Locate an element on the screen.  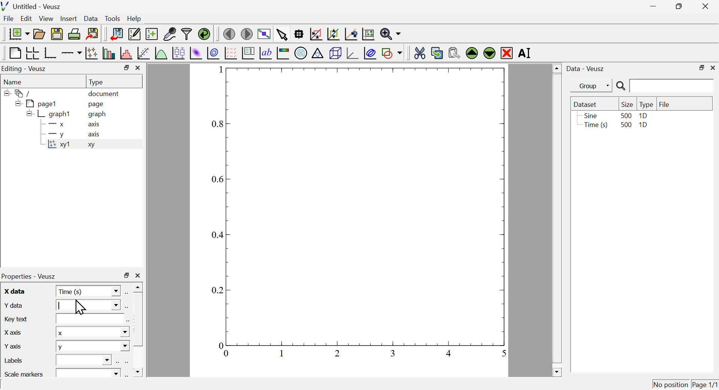
graph is located at coordinates (97, 114).